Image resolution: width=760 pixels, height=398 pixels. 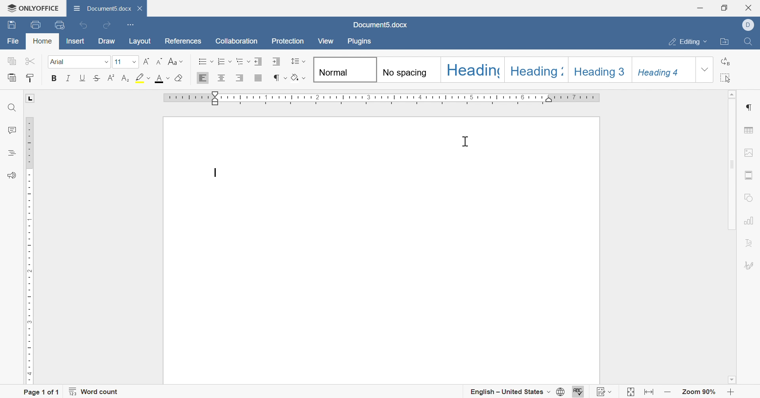 What do you see at coordinates (748, 198) in the screenshot?
I see `shape settings` at bounding box center [748, 198].